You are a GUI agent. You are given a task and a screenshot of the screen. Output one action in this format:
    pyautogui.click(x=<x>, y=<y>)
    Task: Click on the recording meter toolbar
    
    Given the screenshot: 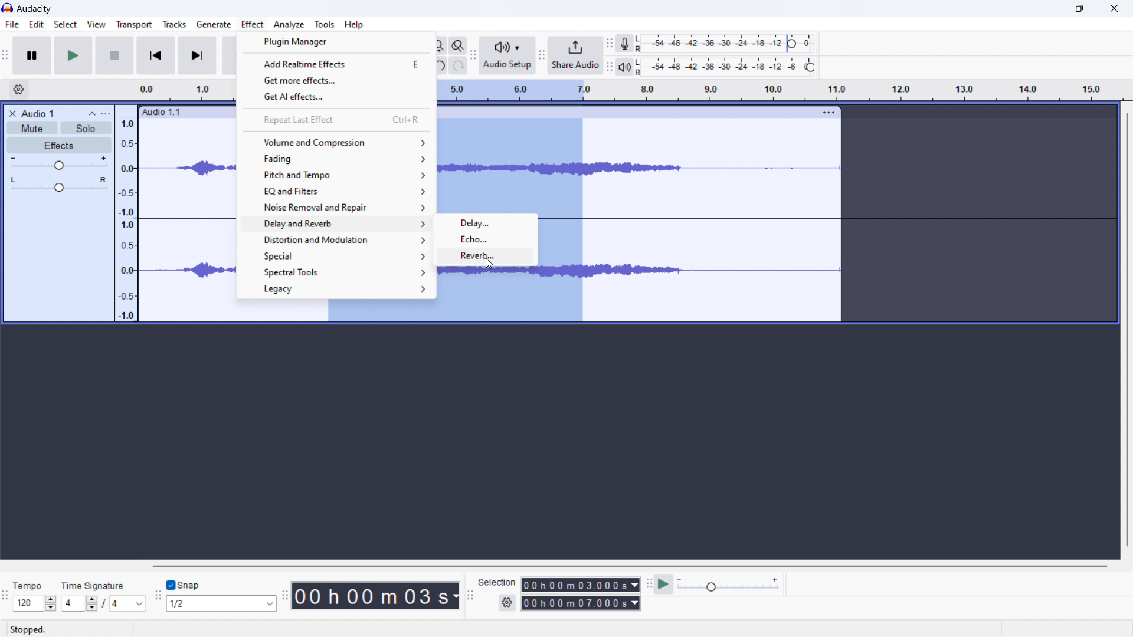 What is the action you would take?
    pyautogui.click(x=610, y=44)
    